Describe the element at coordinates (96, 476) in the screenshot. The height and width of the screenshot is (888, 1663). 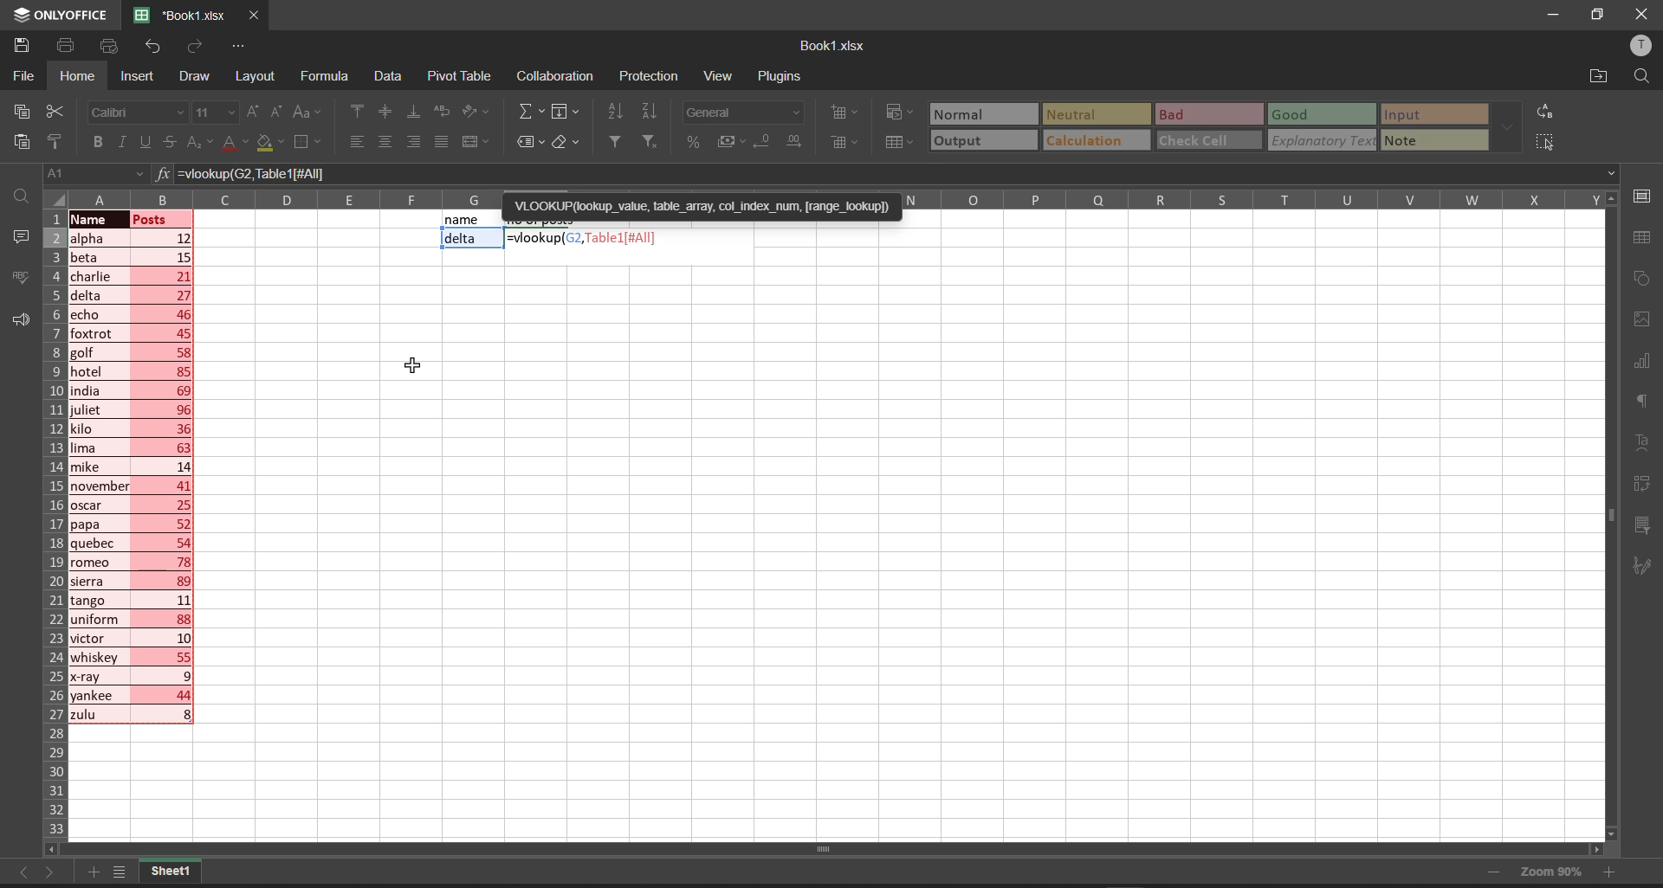
I see `names` at that location.